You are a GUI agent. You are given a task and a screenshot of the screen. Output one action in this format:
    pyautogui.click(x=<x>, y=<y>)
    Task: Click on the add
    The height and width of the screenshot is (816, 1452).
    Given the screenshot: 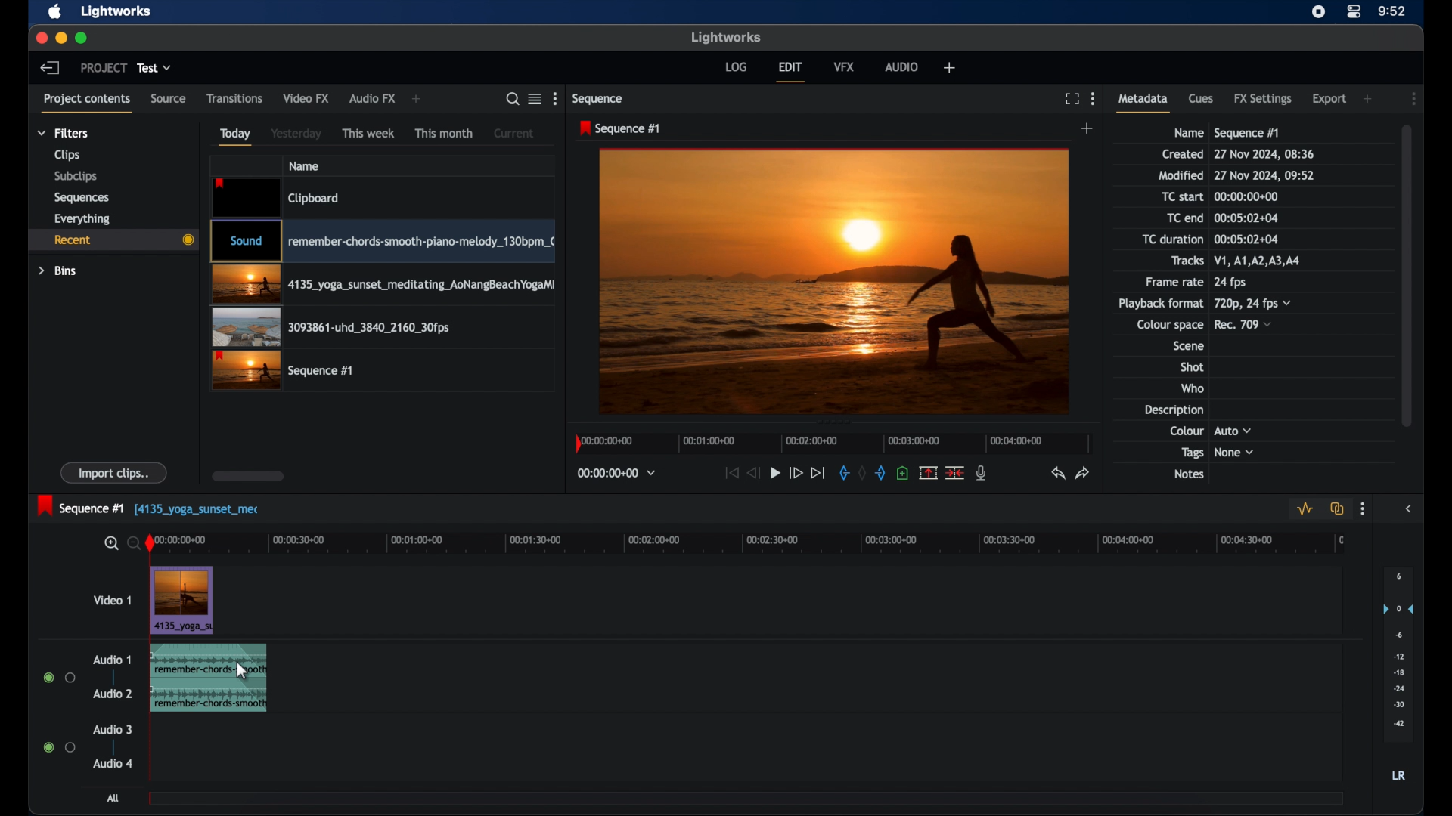 What is the action you would take?
    pyautogui.click(x=1088, y=128)
    